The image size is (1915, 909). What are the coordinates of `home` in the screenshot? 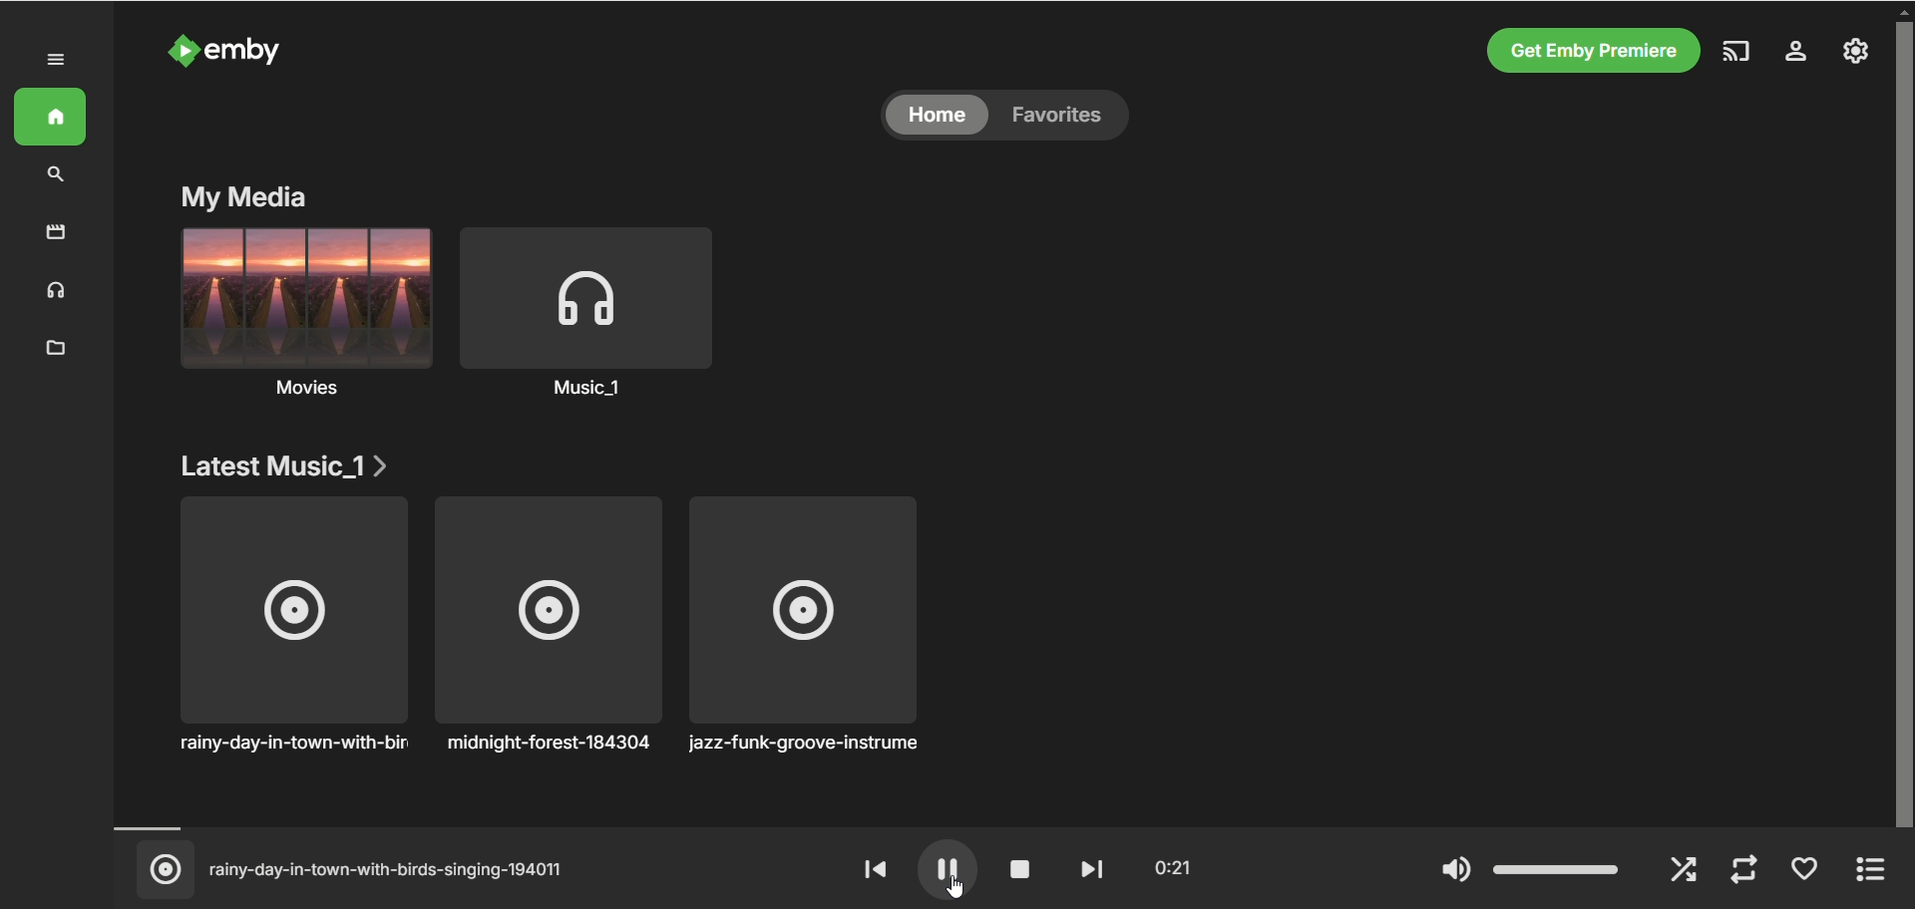 It's located at (935, 115).